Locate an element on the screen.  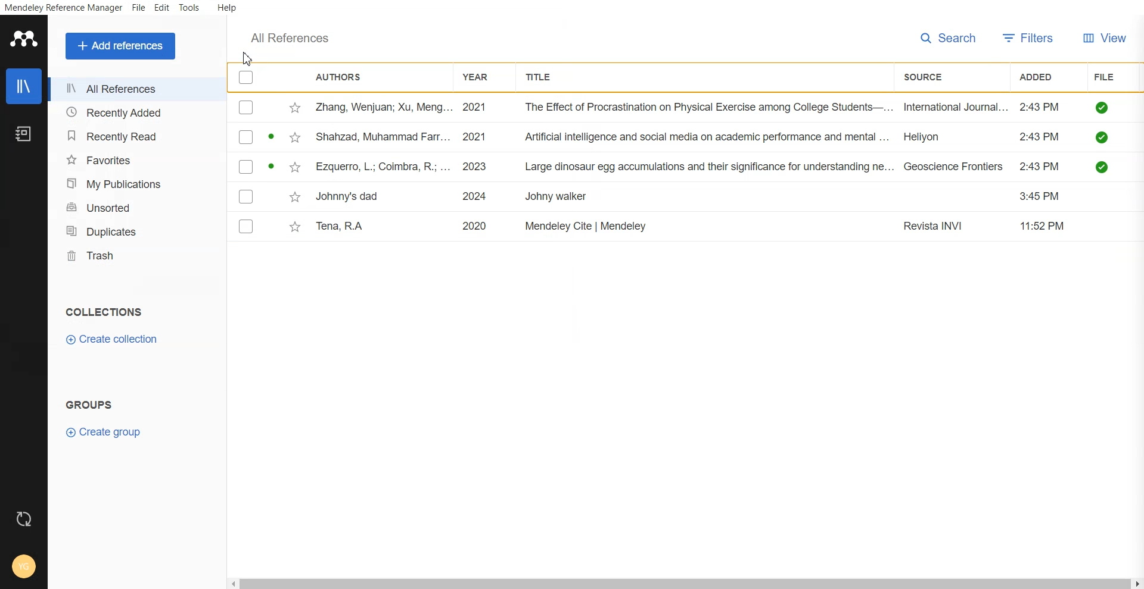
Unsorted is located at coordinates (133, 207).